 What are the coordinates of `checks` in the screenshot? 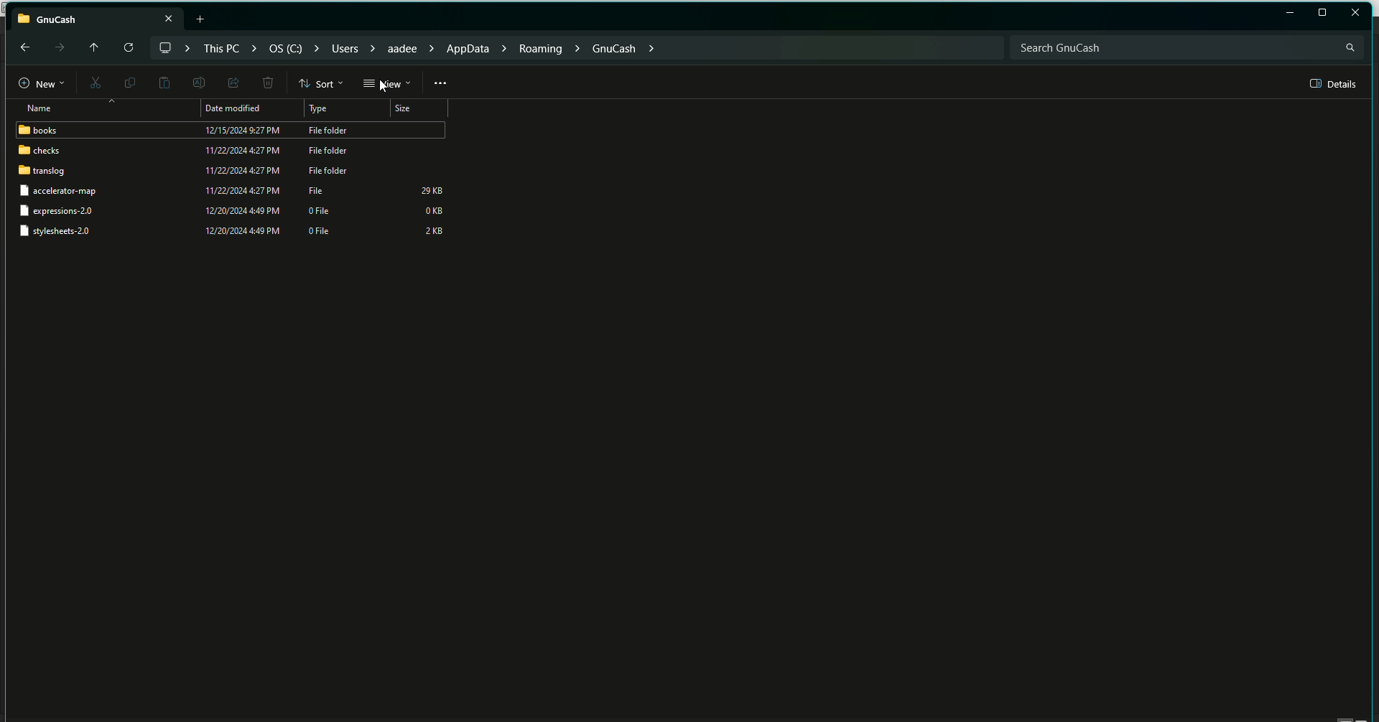 It's located at (40, 151).